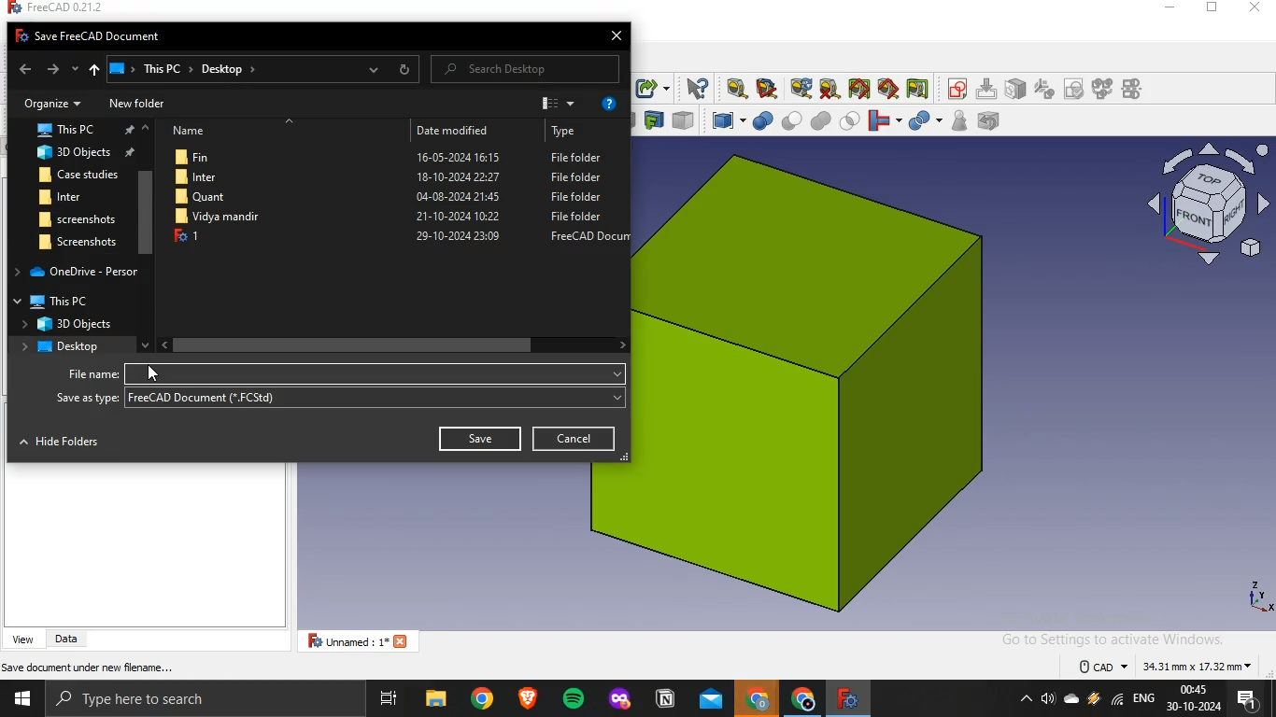  I want to click on show hidden icons , so click(1023, 698).